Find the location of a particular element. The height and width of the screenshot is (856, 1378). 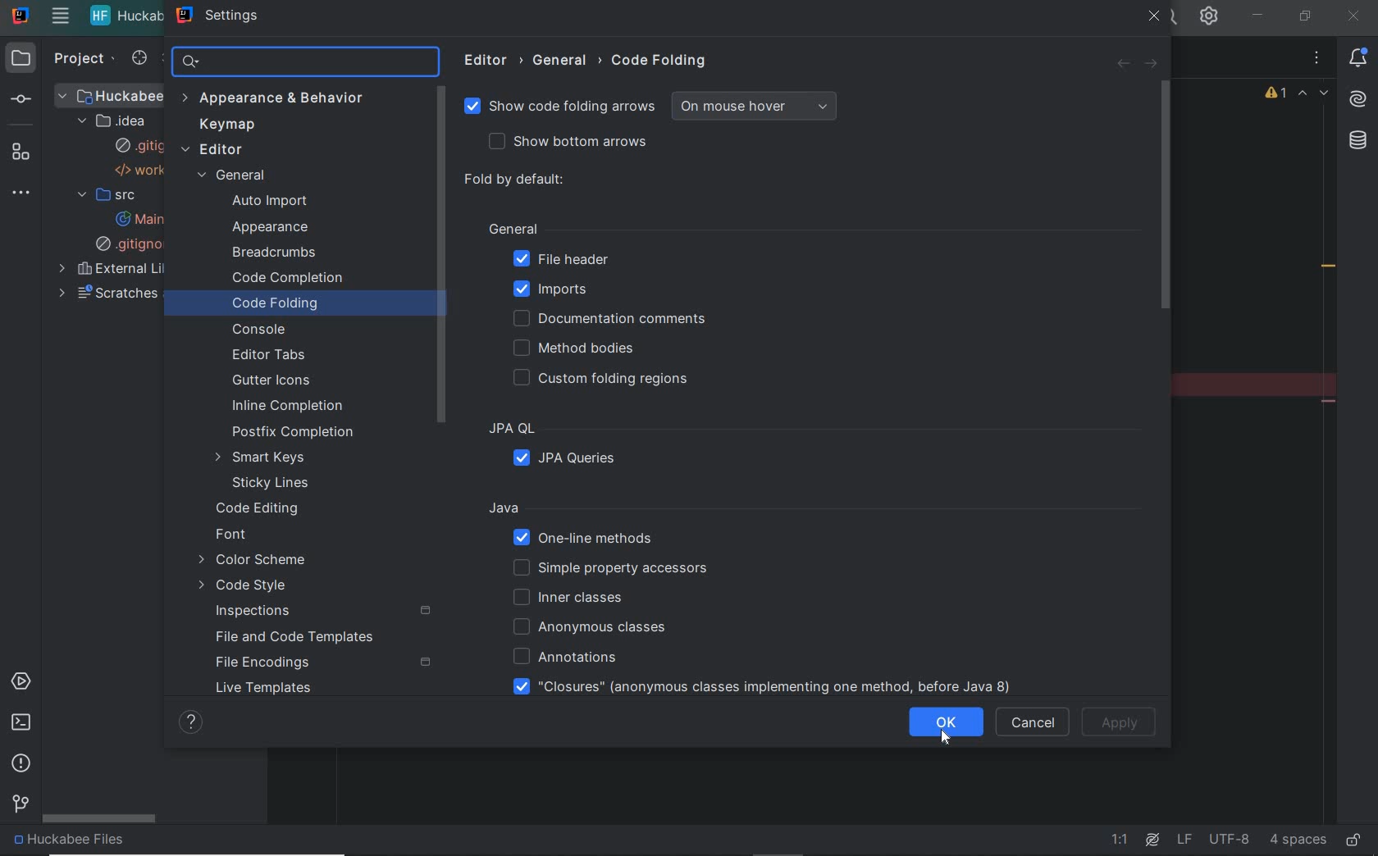

scratches and consoles is located at coordinates (111, 296).